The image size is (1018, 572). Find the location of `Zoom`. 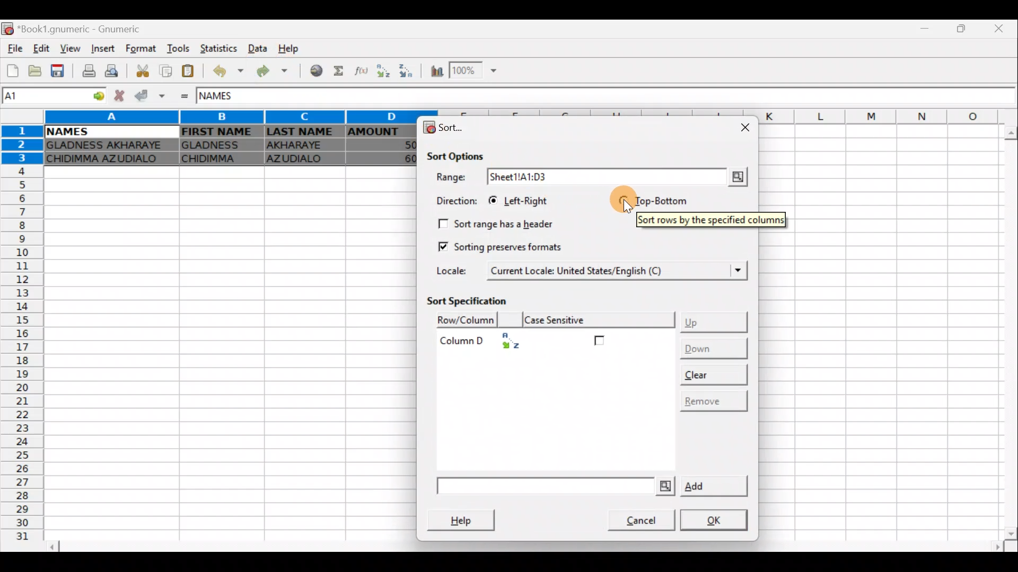

Zoom is located at coordinates (477, 69).